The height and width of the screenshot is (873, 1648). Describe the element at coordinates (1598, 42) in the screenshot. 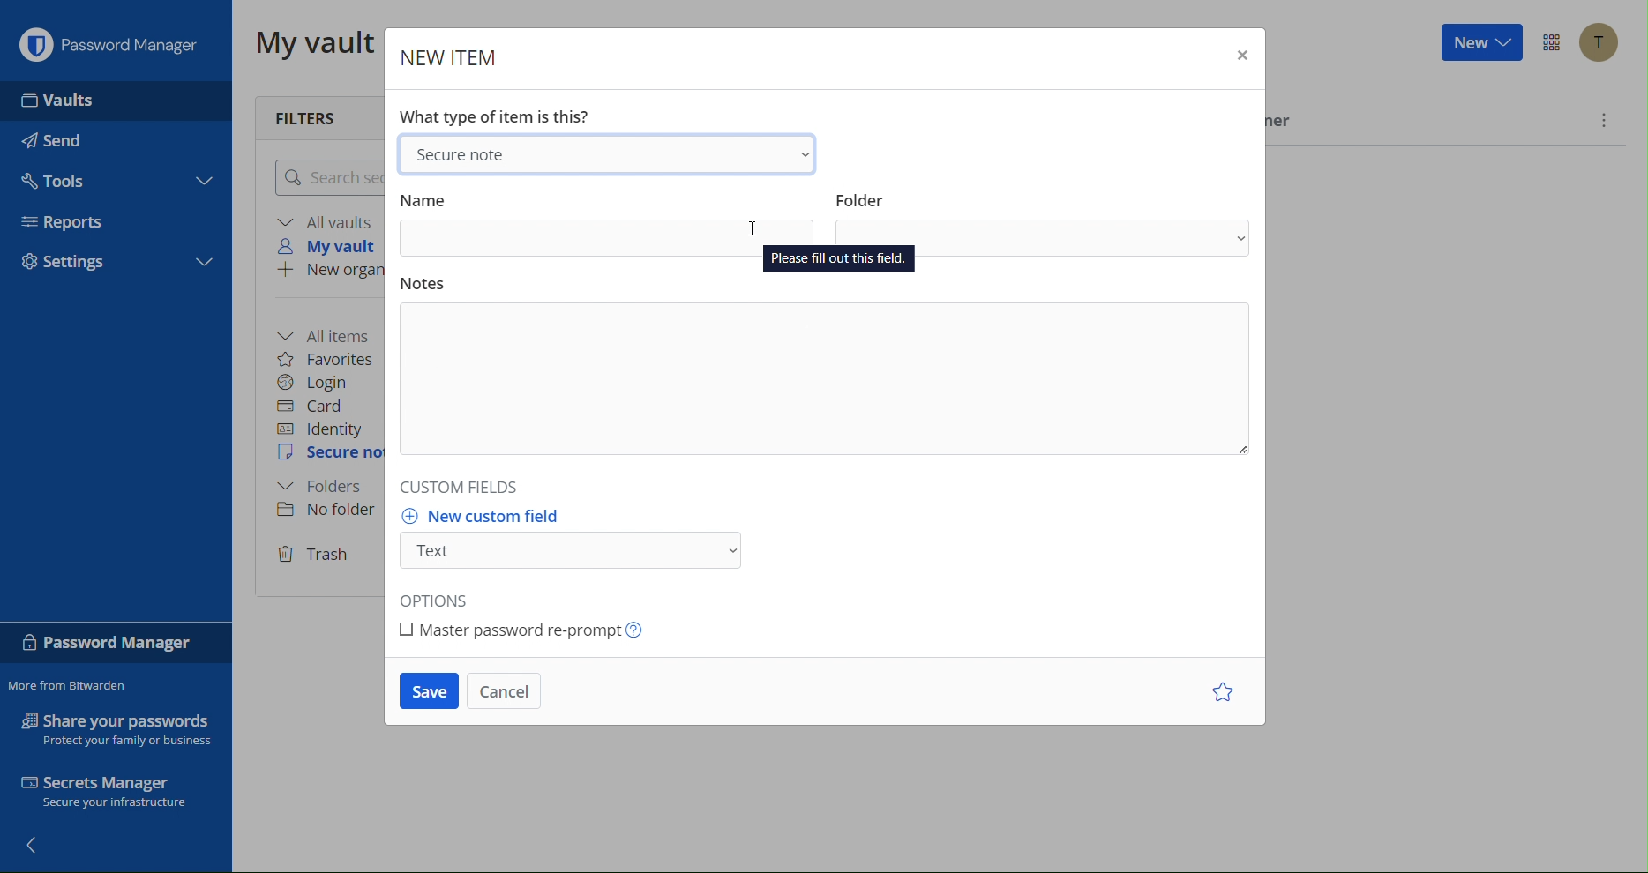

I see `Account` at that location.